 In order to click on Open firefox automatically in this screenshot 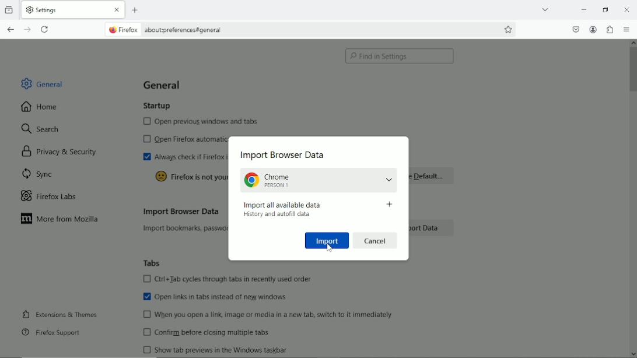, I will do `click(183, 138)`.